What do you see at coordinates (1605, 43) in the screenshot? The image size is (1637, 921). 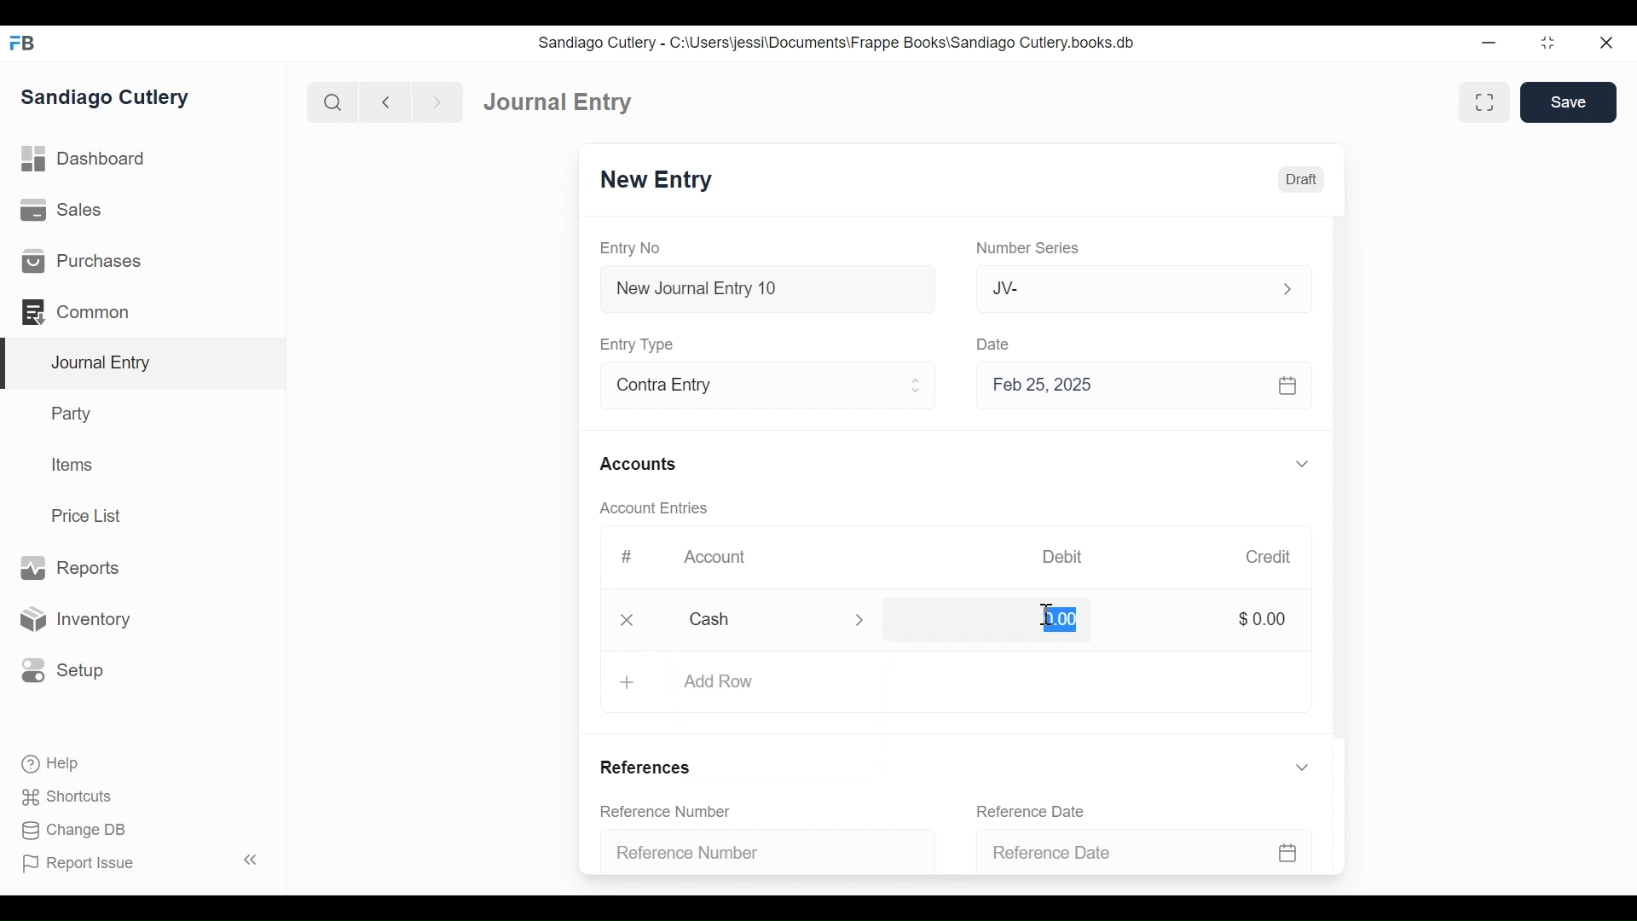 I see `Close` at bounding box center [1605, 43].